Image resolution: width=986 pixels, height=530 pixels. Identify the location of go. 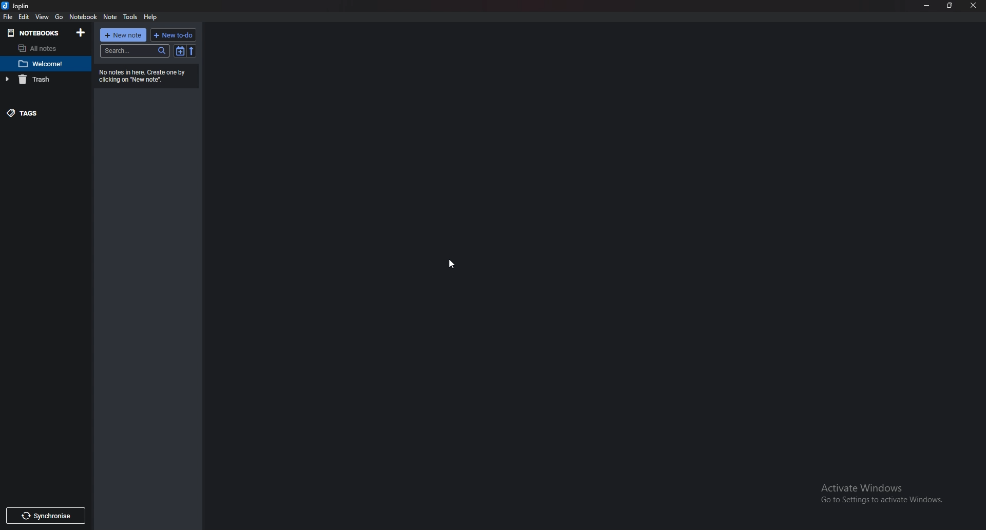
(61, 16).